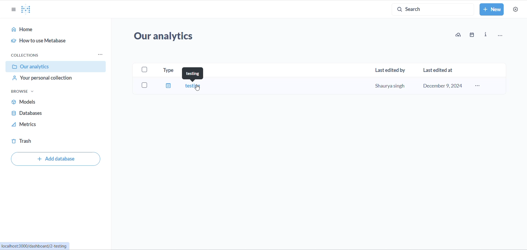  I want to click on testing , so click(191, 74).